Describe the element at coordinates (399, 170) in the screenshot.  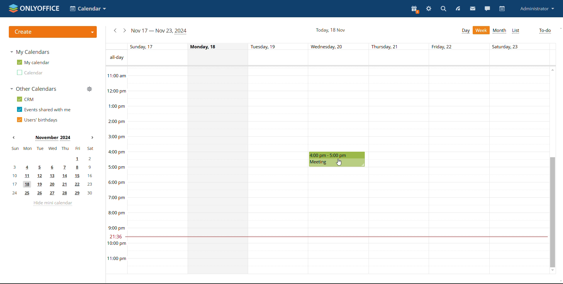
I see `Thursday` at that location.